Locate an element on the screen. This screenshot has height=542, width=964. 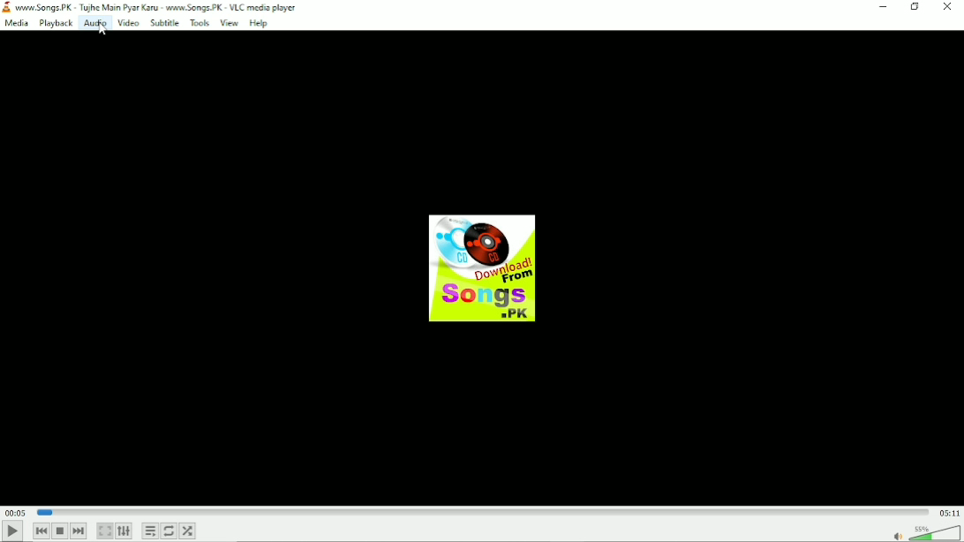
Next is located at coordinates (80, 531).